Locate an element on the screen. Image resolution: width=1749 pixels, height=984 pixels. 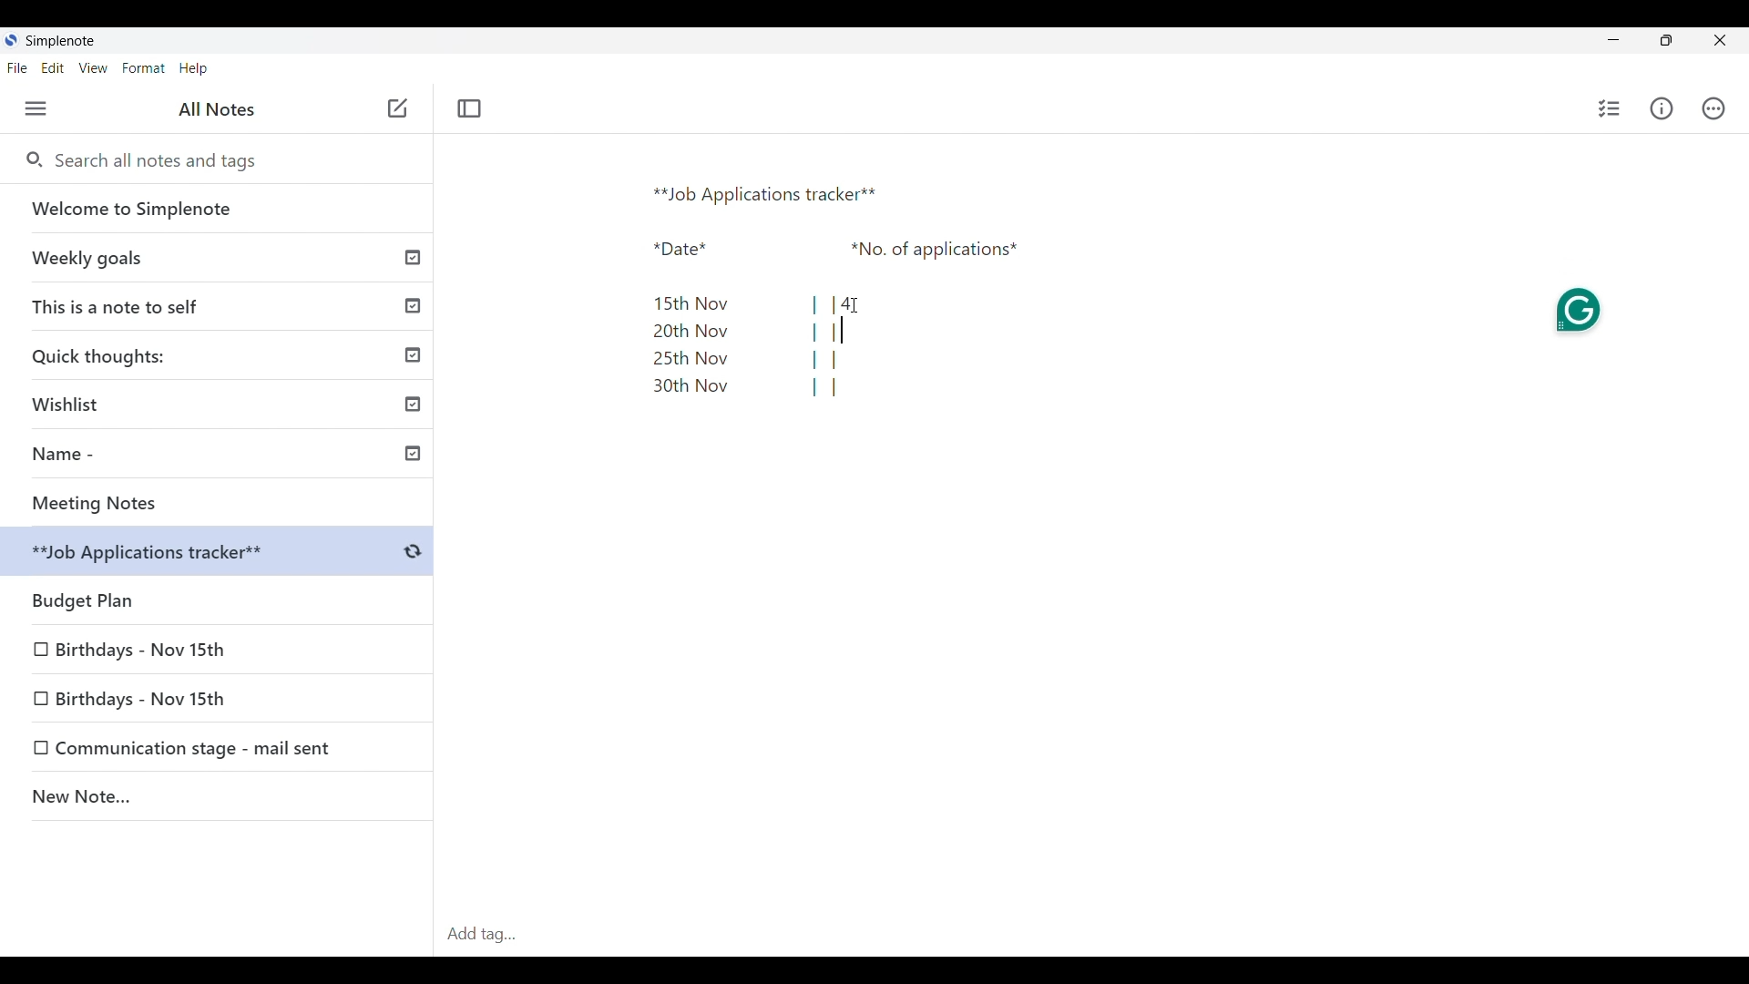
Birthdays - Nov 15th is located at coordinates (143, 646).